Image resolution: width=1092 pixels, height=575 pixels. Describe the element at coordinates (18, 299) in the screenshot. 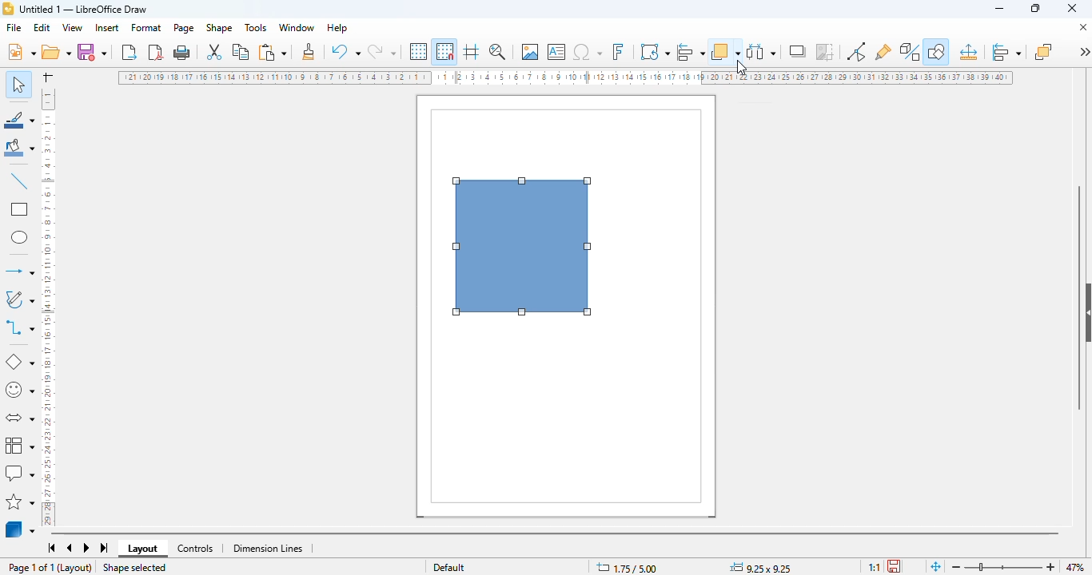

I see `curves and polygons` at that location.